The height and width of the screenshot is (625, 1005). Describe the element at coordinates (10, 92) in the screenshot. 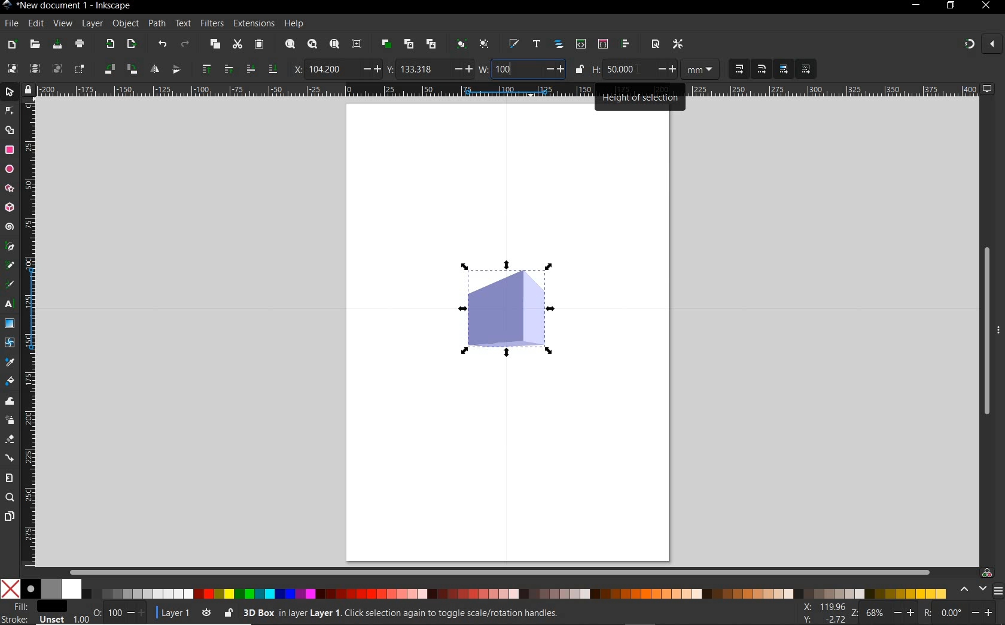

I see `selector tool` at that location.